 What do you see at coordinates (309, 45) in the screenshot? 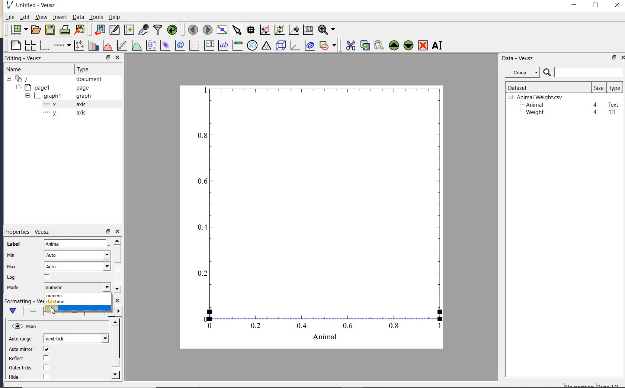
I see `plot covariance ellipses` at bounding box center [309, 45].